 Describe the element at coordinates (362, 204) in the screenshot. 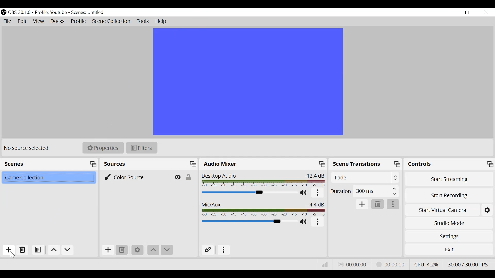

I see `Add` at that location.